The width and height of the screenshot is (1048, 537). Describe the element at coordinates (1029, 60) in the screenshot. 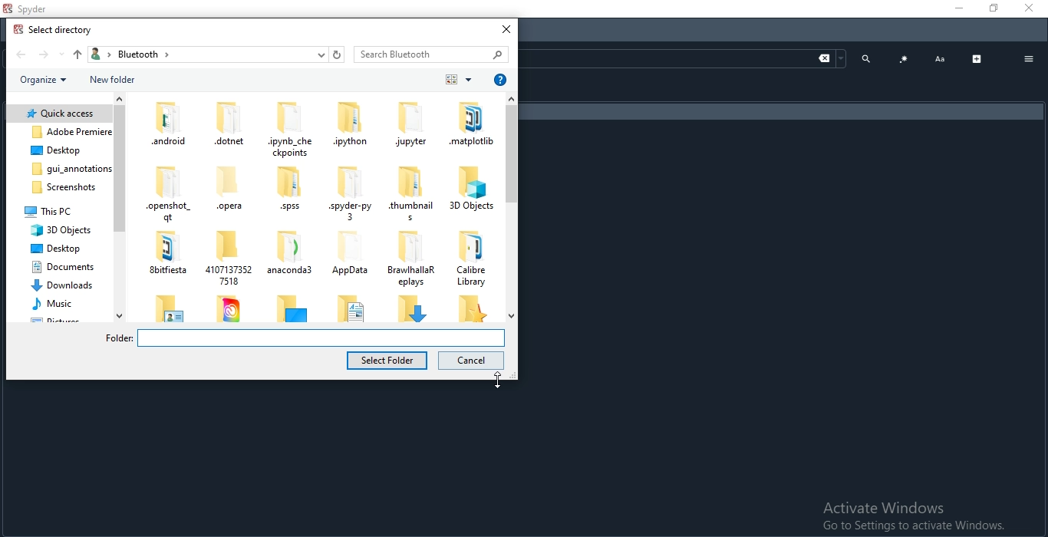

I see `options` at that location.